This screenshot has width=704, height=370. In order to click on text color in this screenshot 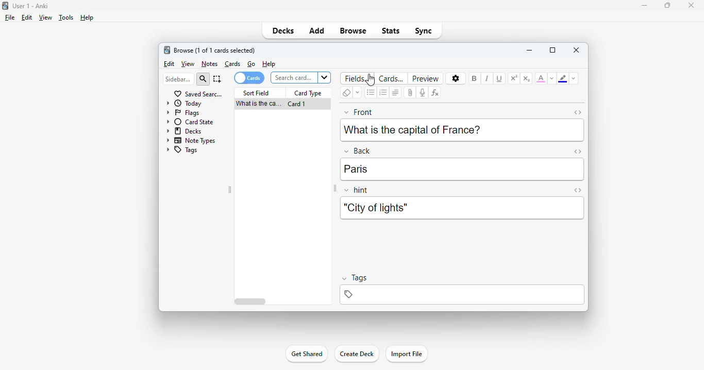, I will do `click(541, 78)`.